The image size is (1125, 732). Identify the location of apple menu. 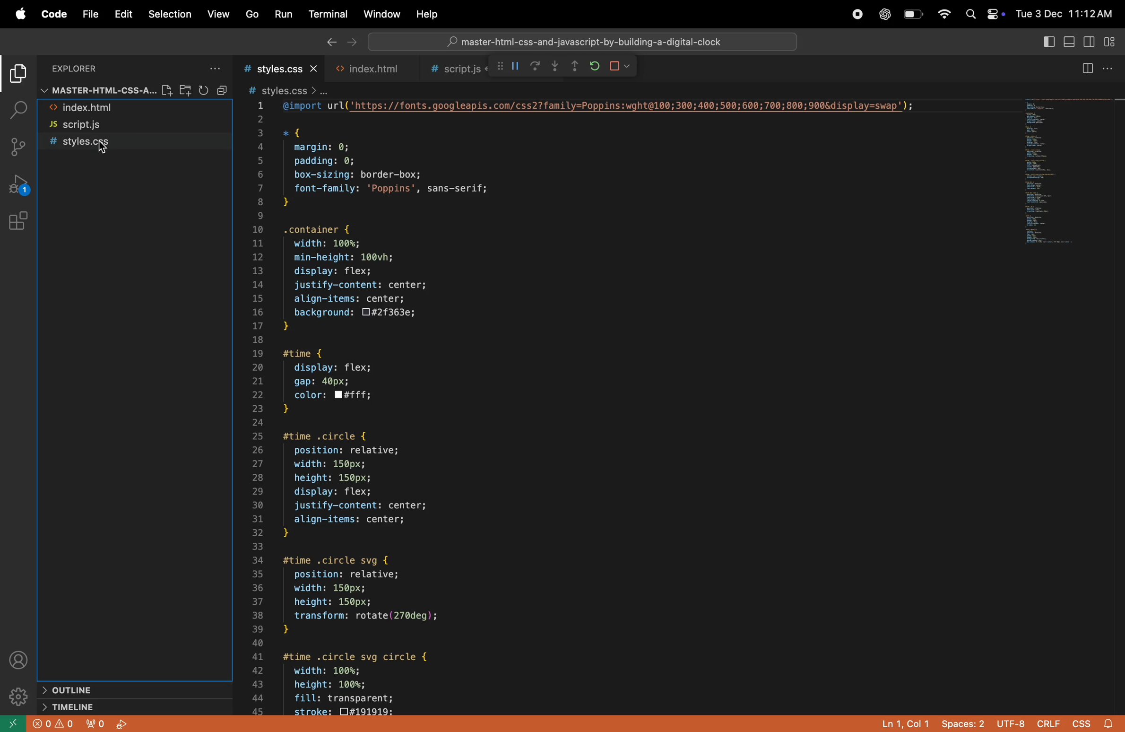
(20, 15).